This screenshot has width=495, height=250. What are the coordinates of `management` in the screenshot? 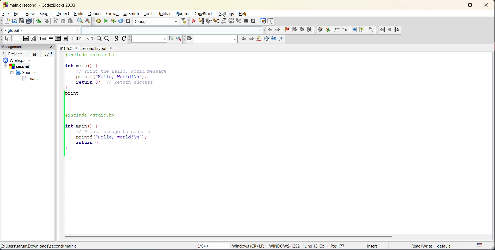 It's located at (22, 47).